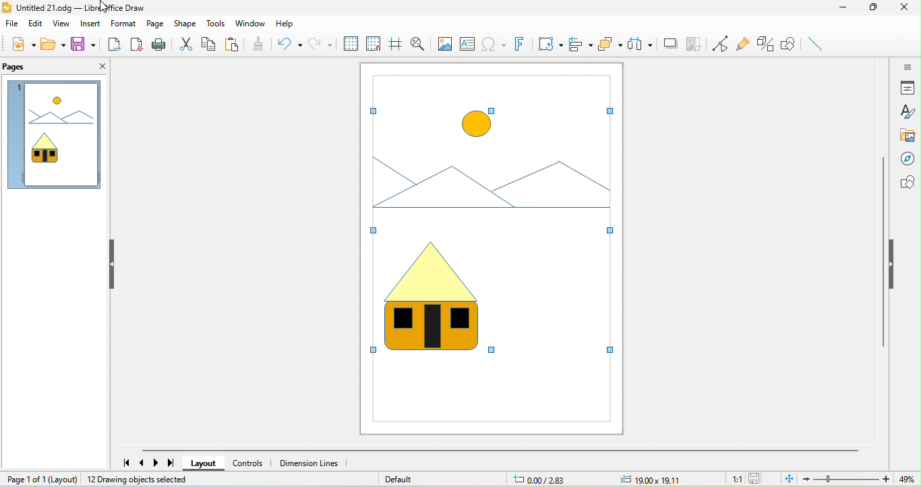  I want to click on help, so click(295, 24).